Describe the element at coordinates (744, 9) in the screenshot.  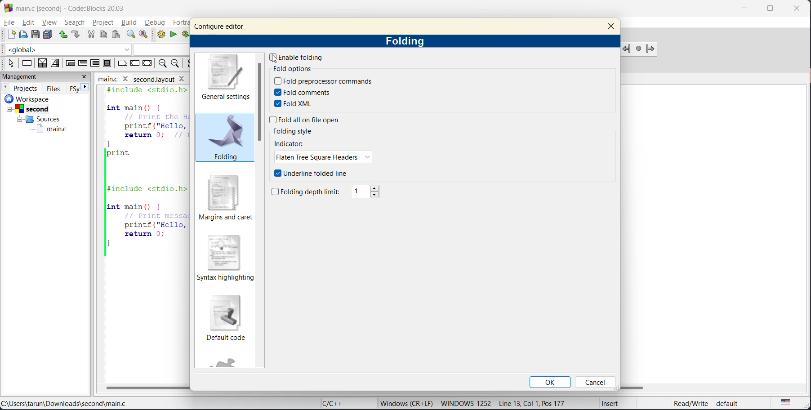
I see `minimize` at that location.